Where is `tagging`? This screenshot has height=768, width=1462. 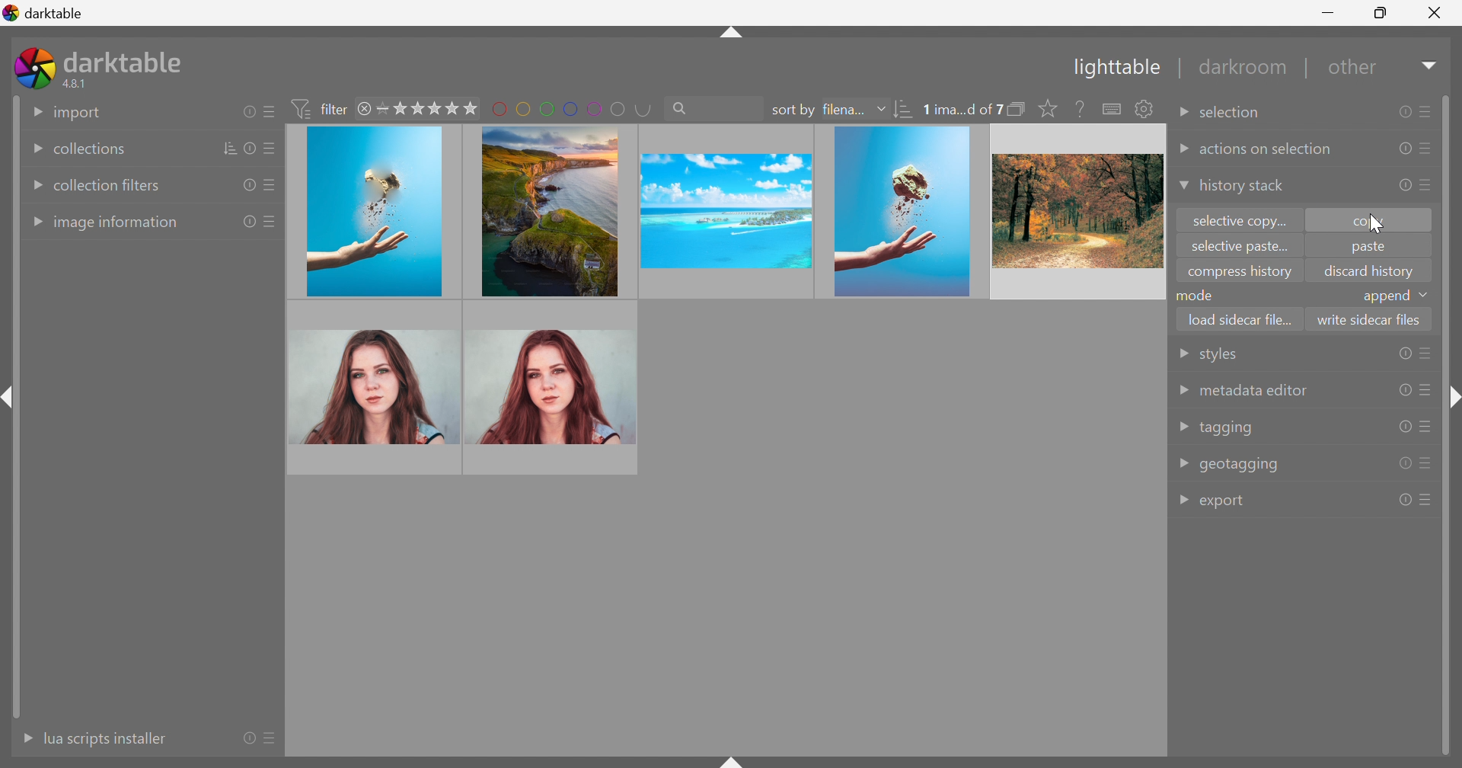 tagging is located at coordinates (1227, 429).